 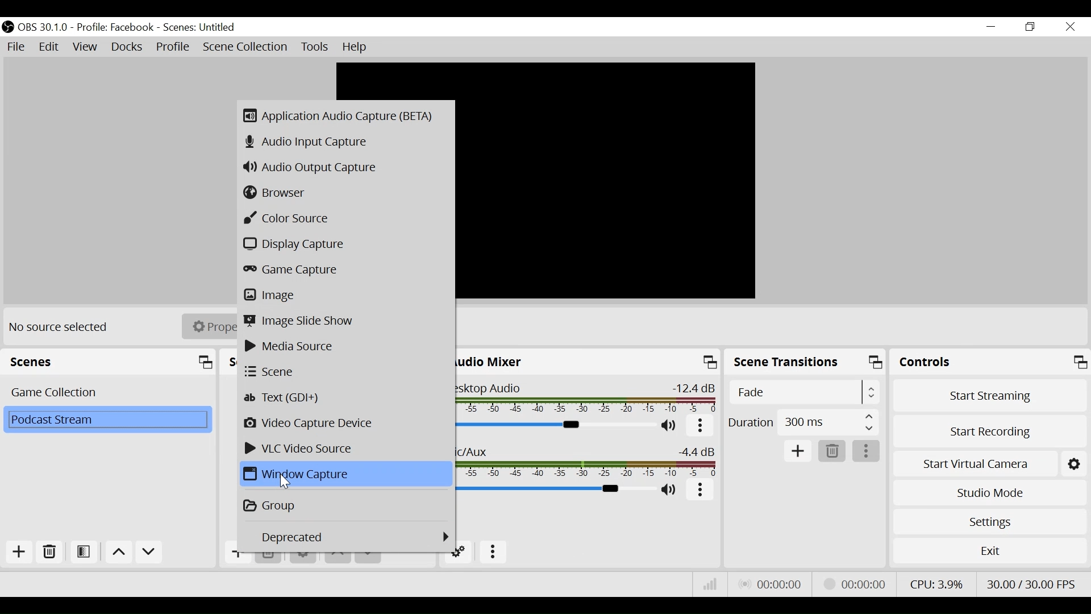 I want to click on Mic/Aux, so click(x=557, y=488).